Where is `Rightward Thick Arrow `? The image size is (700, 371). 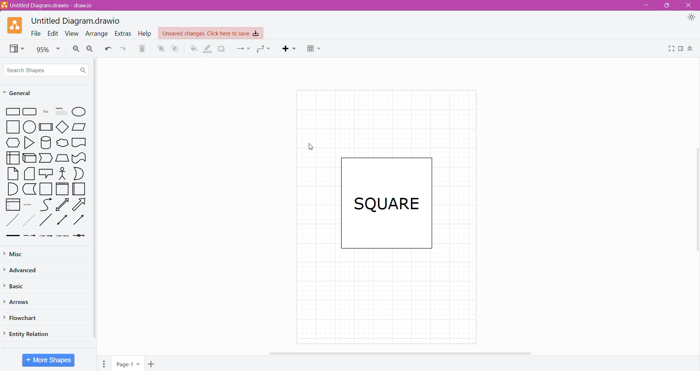 Rightward Thick Arrow  is located at coordinates (79, 220).